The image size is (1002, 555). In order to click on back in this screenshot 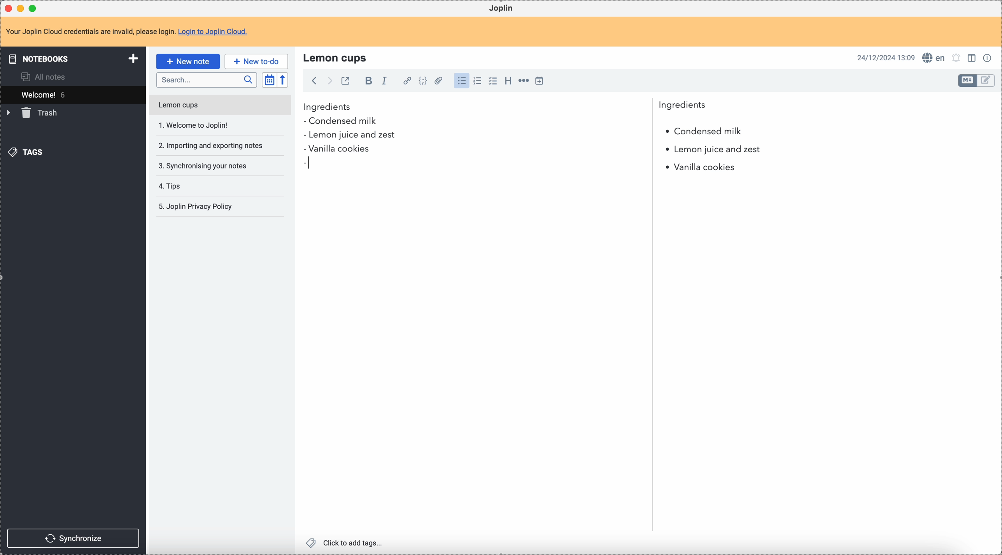, I will do `click(314, 81)`.